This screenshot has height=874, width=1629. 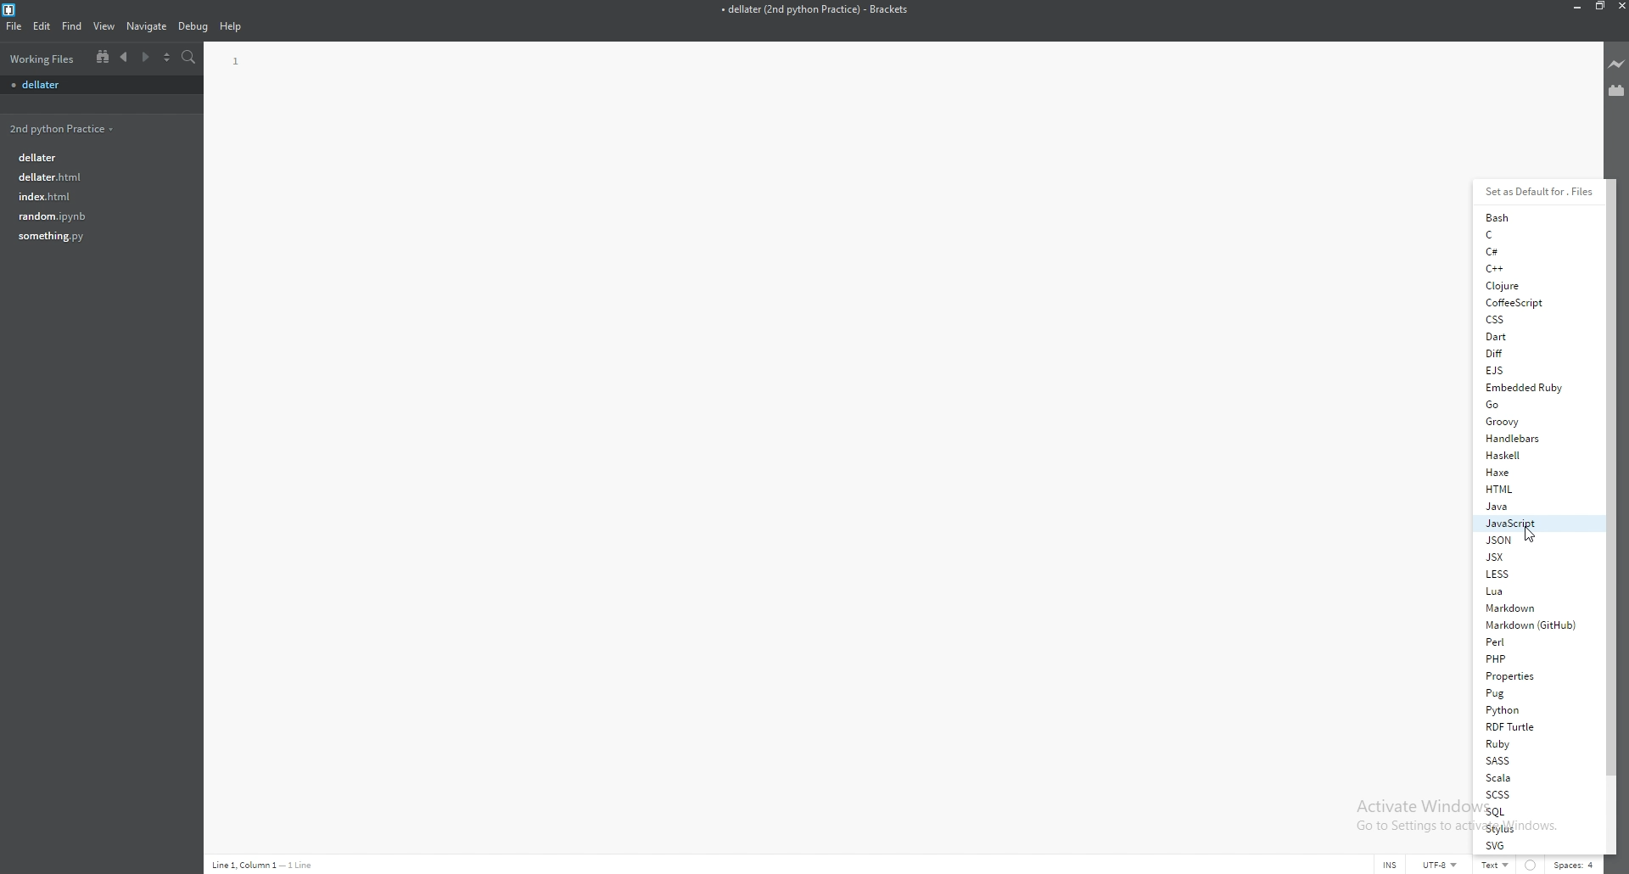 What do you see at coordinates (94, 196) in the screenshot?
I see `file` at bounding box center [94, 196].